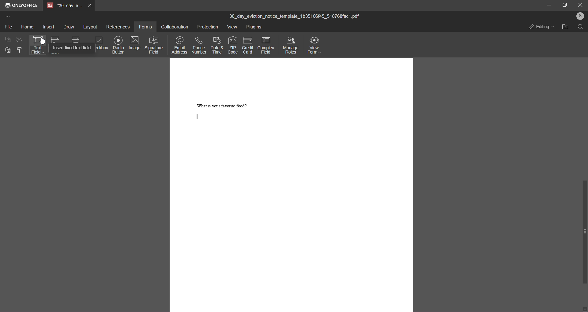 The width and height of the screenshot is (588, 312). I want to click on insert field text, so click(71, 48).